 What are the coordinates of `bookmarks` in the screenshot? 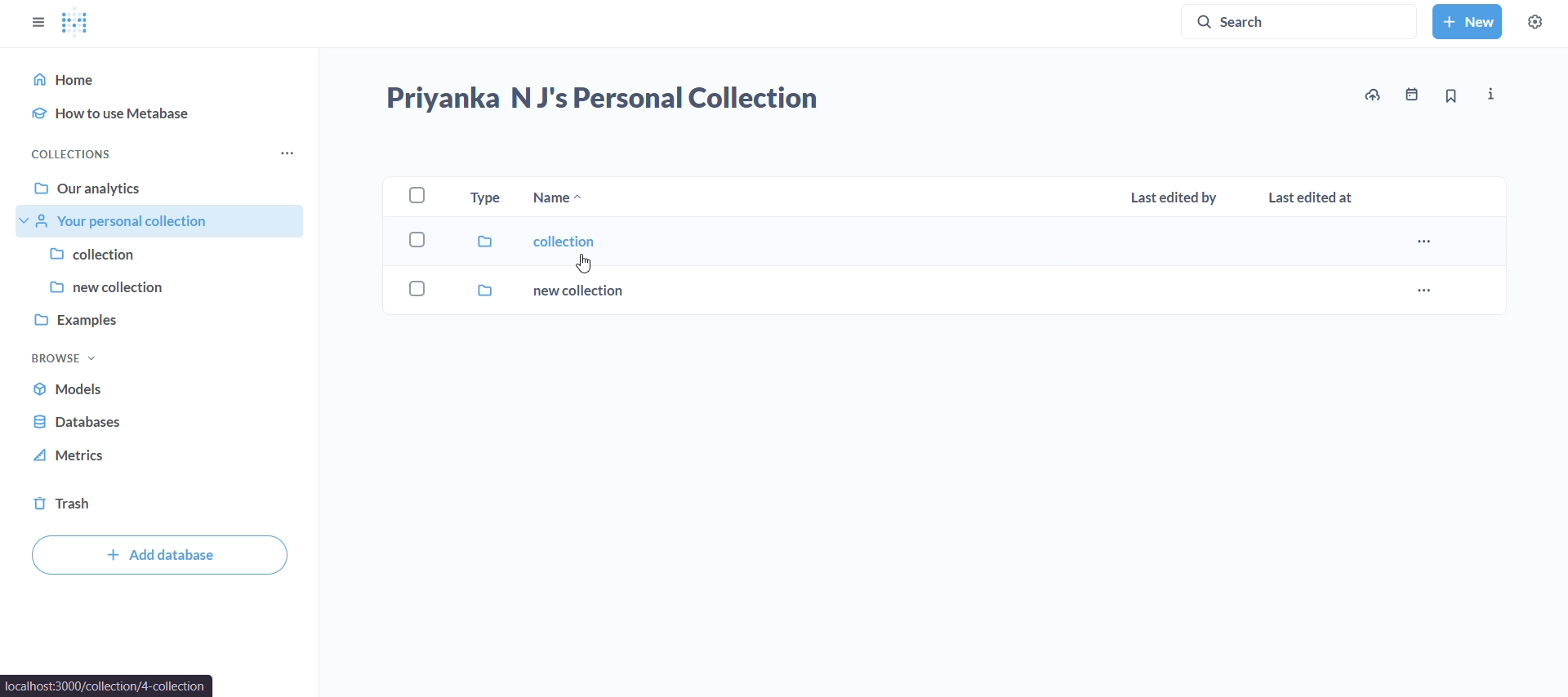 It's located at (1450, 95).